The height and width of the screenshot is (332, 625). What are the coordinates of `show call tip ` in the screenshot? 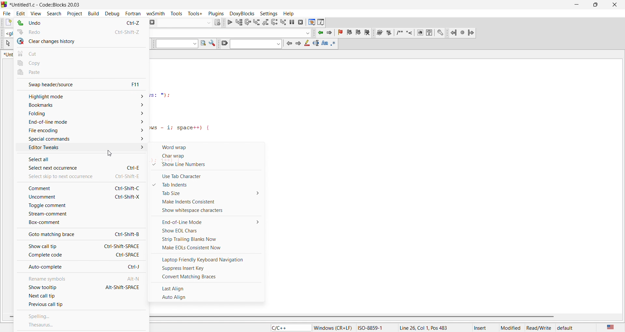 It's located at (52, 246).